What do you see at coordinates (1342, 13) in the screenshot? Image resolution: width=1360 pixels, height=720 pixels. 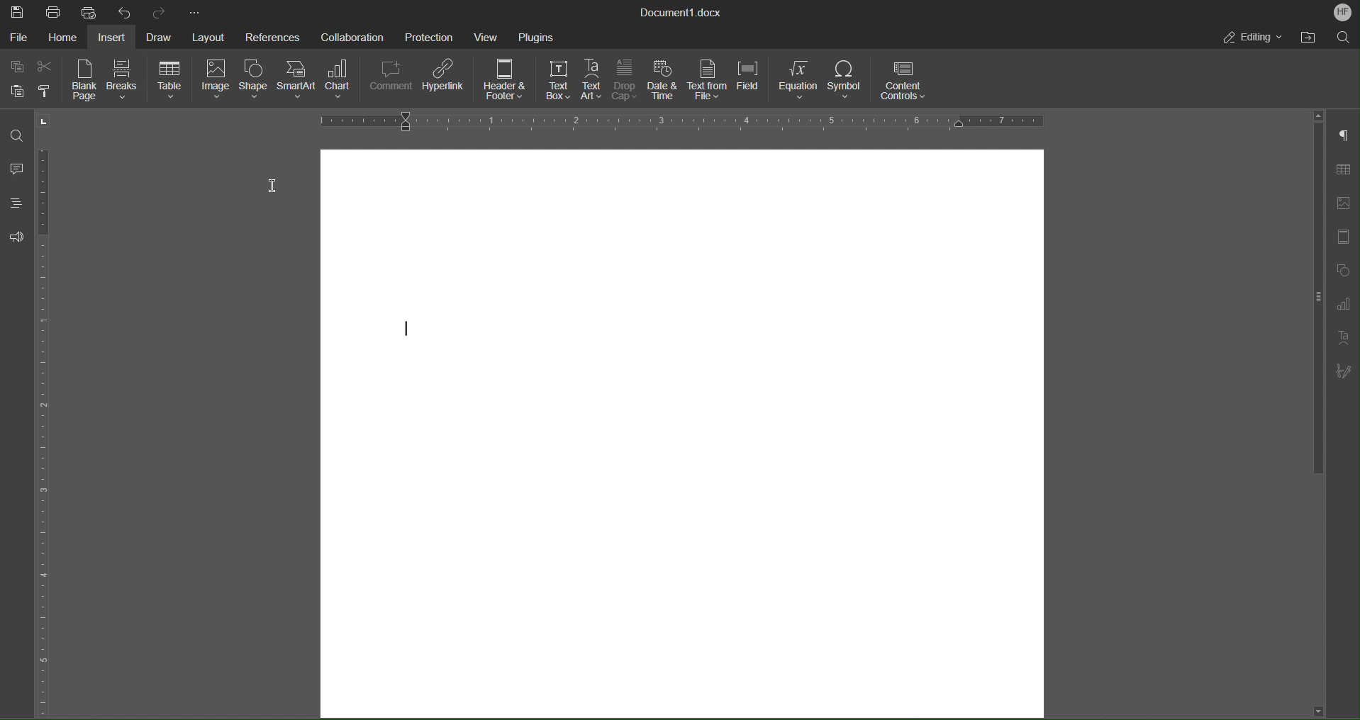 I see `Account` at bounding box center [1342, 13].